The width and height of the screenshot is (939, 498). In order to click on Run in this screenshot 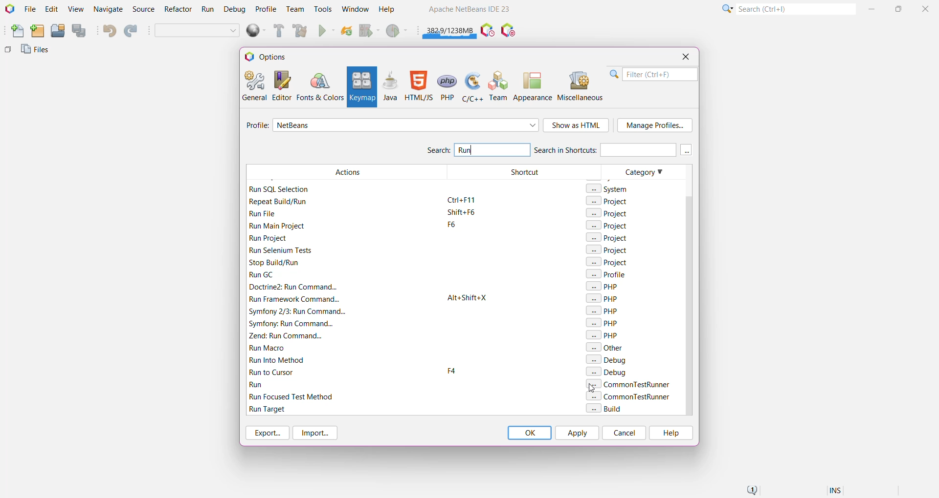, I will do `click(327, 32)`.